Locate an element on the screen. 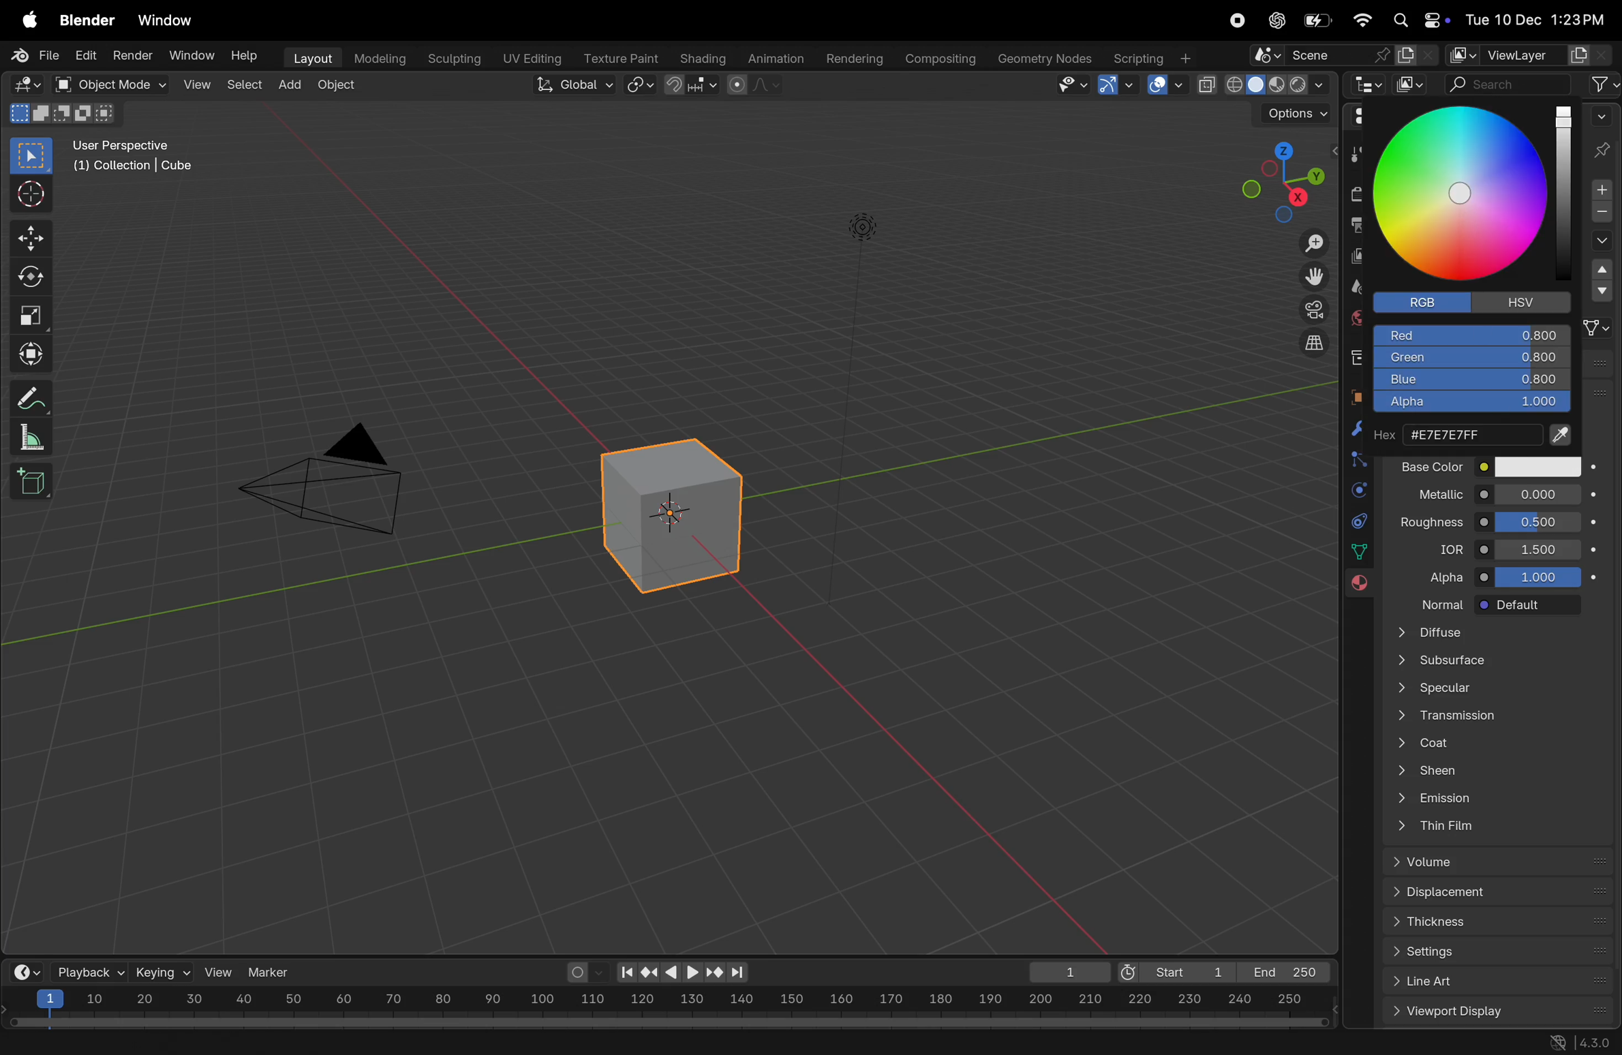  cursor is located at coordinates (29, 196).